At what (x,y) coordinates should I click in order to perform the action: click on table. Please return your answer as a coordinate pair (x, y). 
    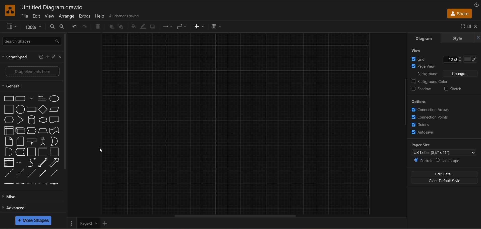
    Looking at the image, I should click on (216, 27).